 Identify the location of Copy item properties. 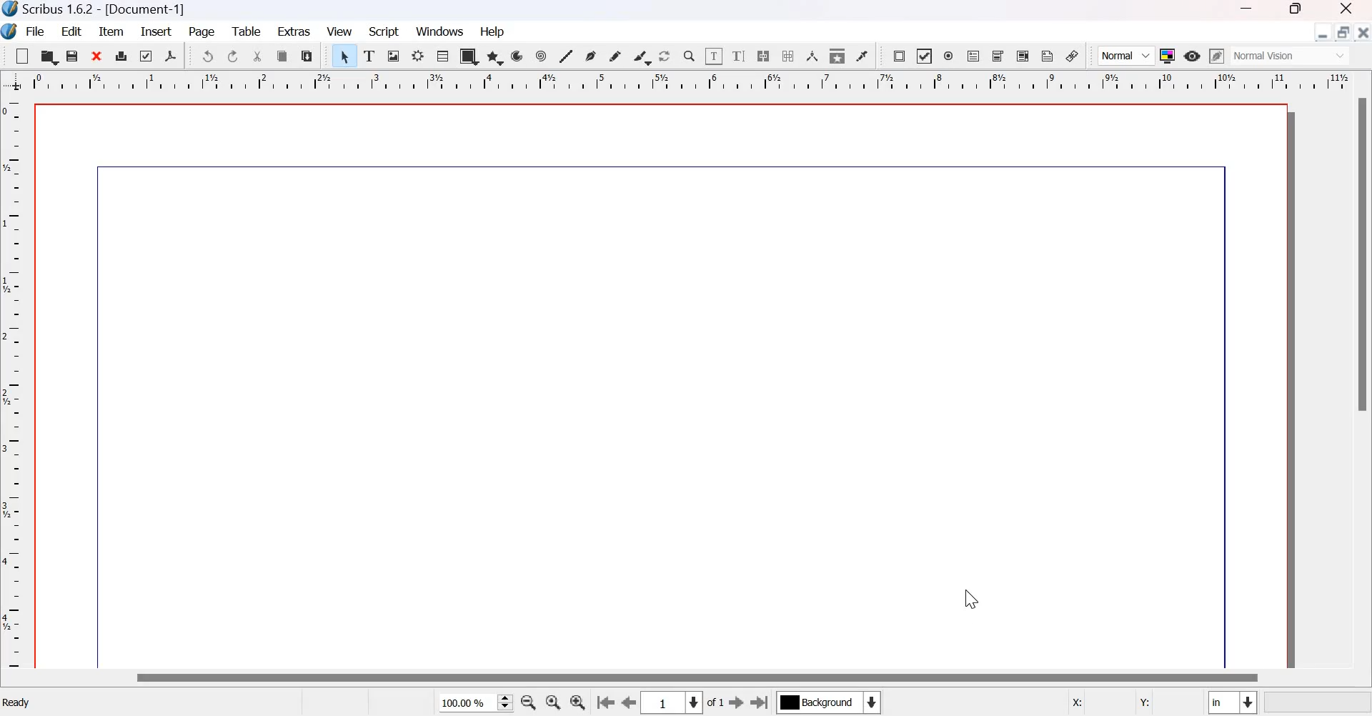
(837, 55).